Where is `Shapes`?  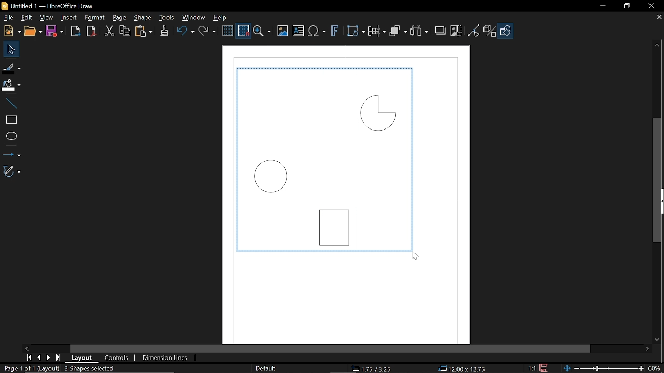
Shapes is located at coordinates (507, 31).